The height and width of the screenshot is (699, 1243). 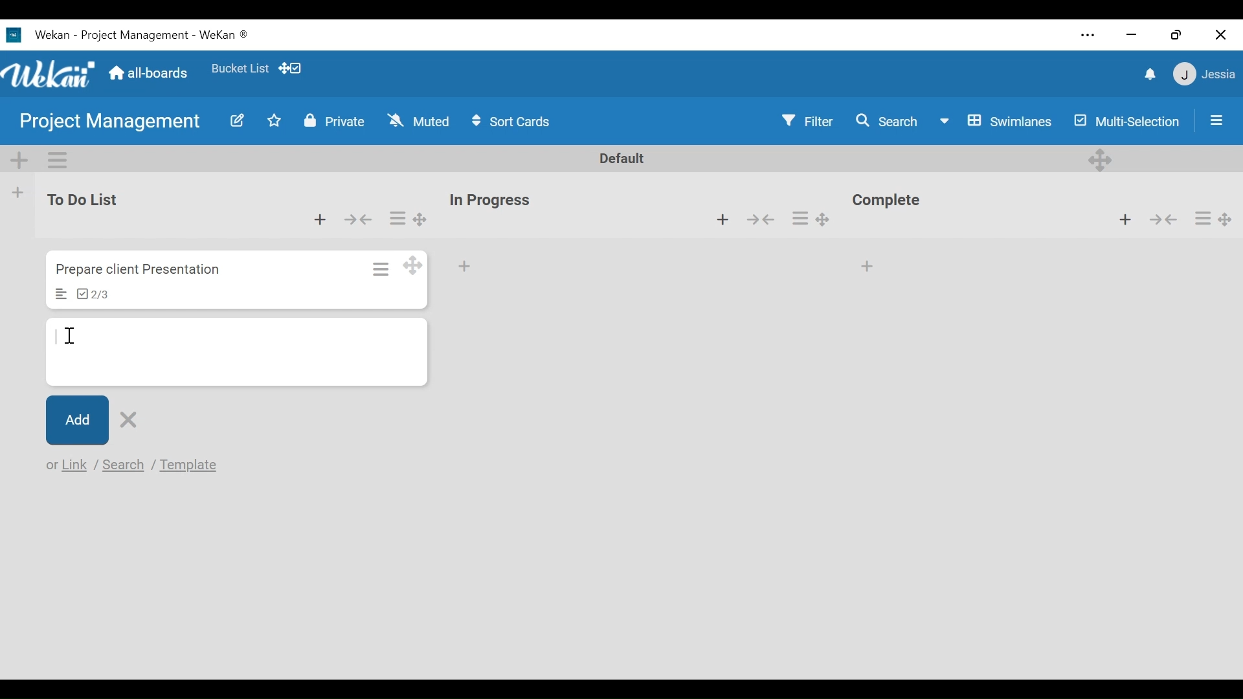 What do you see at coordinates (93, 295) in the screenshot?
I see `Checklist` at bounding box center [93, 295].